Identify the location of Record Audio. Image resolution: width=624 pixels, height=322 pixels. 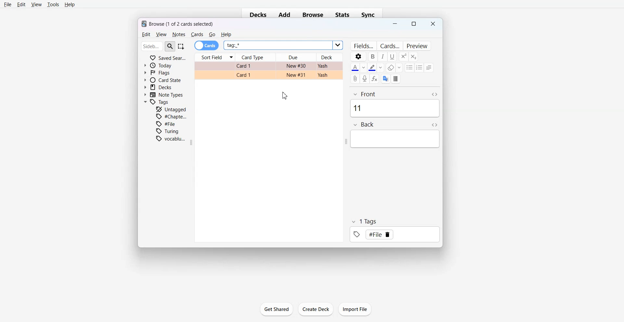
(365, 79).